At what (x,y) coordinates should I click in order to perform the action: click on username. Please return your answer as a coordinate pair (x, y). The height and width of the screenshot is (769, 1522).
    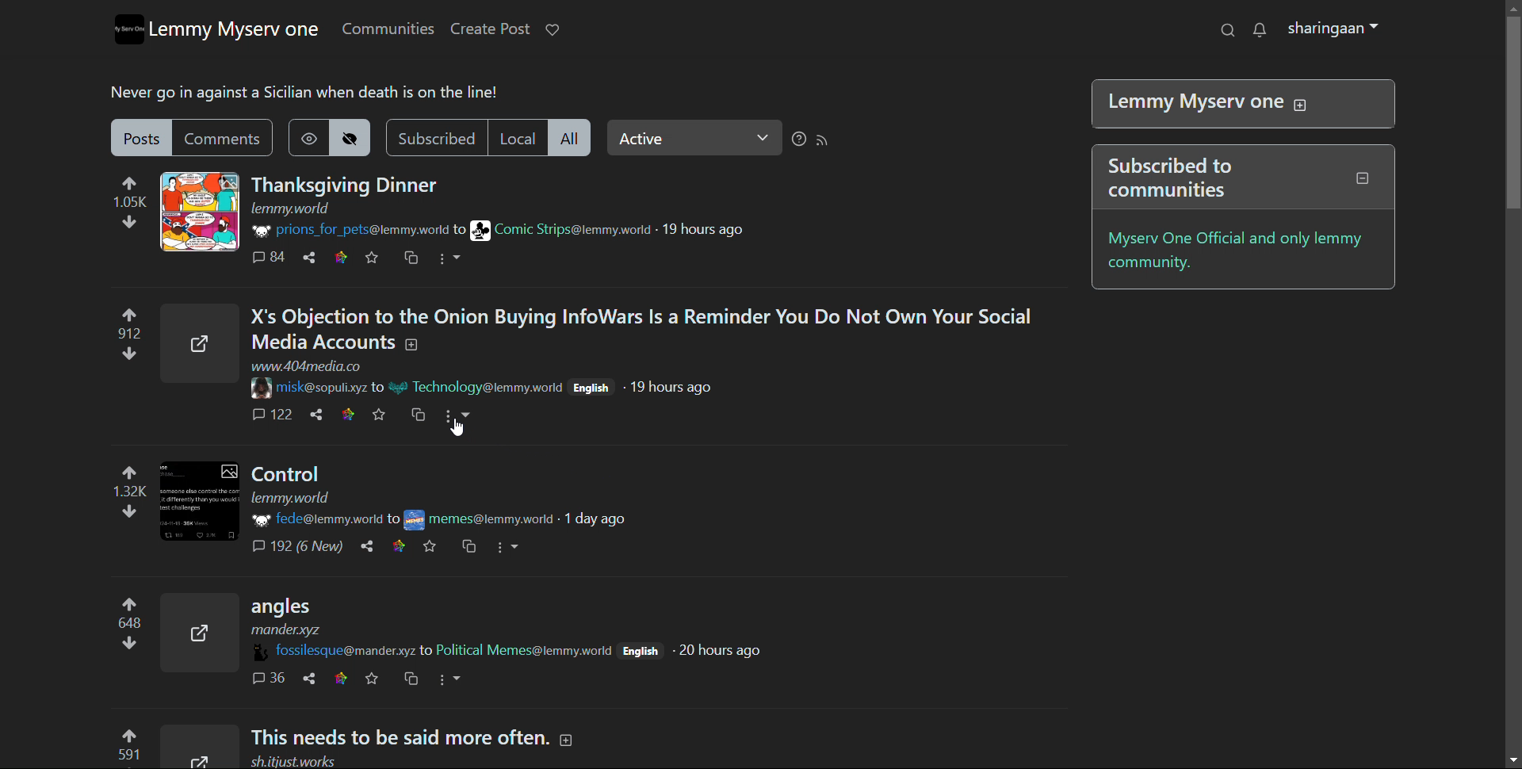
    Looking at the image, I should click on (352, 231).